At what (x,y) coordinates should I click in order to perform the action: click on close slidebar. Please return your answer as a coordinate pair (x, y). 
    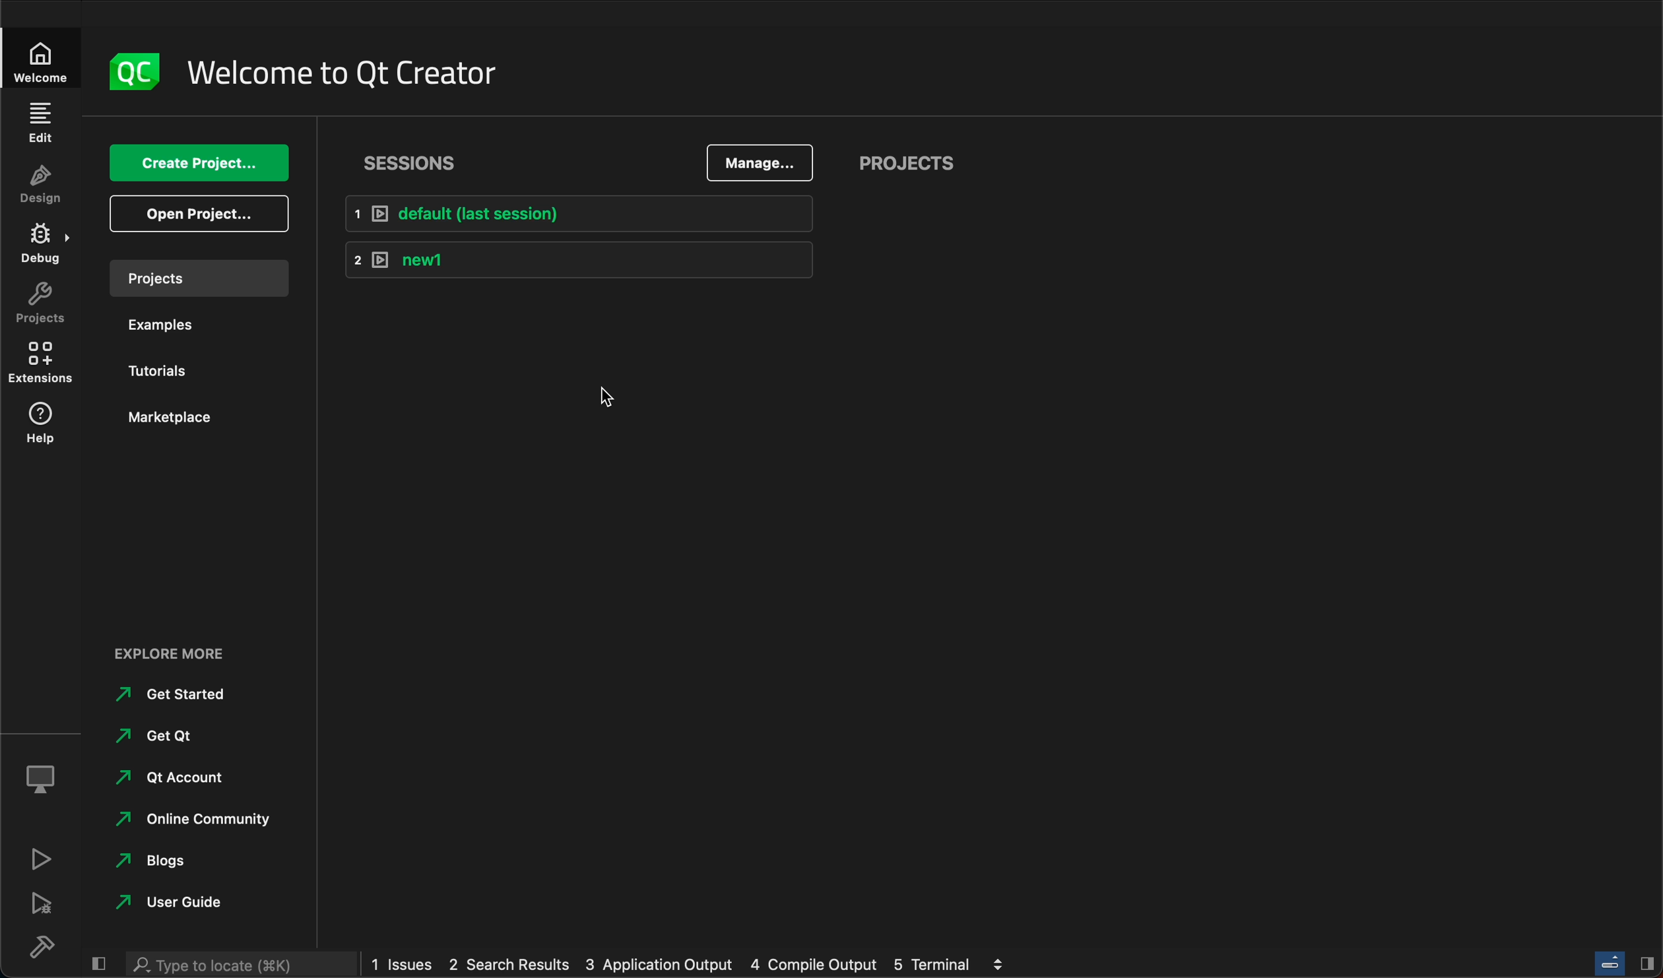
    Looking at the image, I should click on (100, 962).